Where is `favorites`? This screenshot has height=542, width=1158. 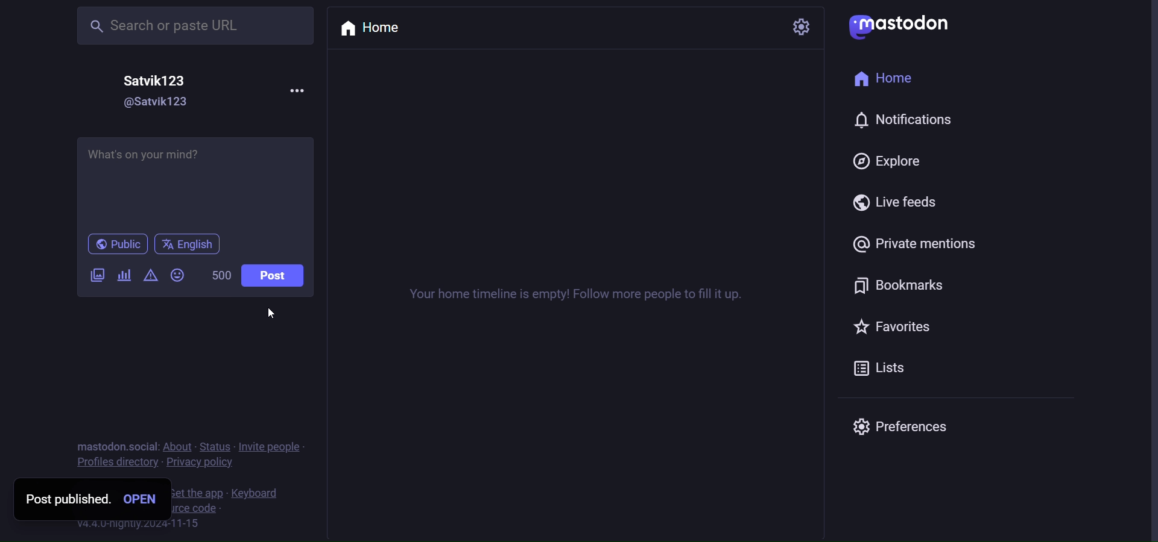
favorites is located at coordinates (896, 328).